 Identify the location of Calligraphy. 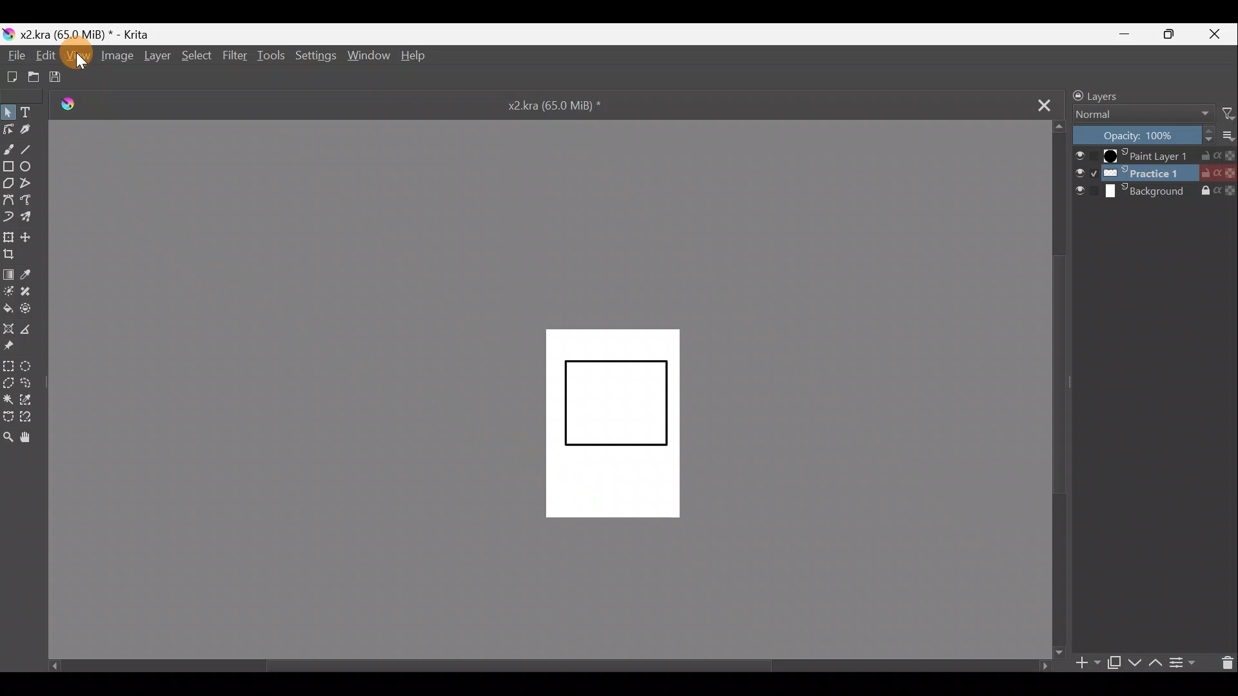
(28, 130).